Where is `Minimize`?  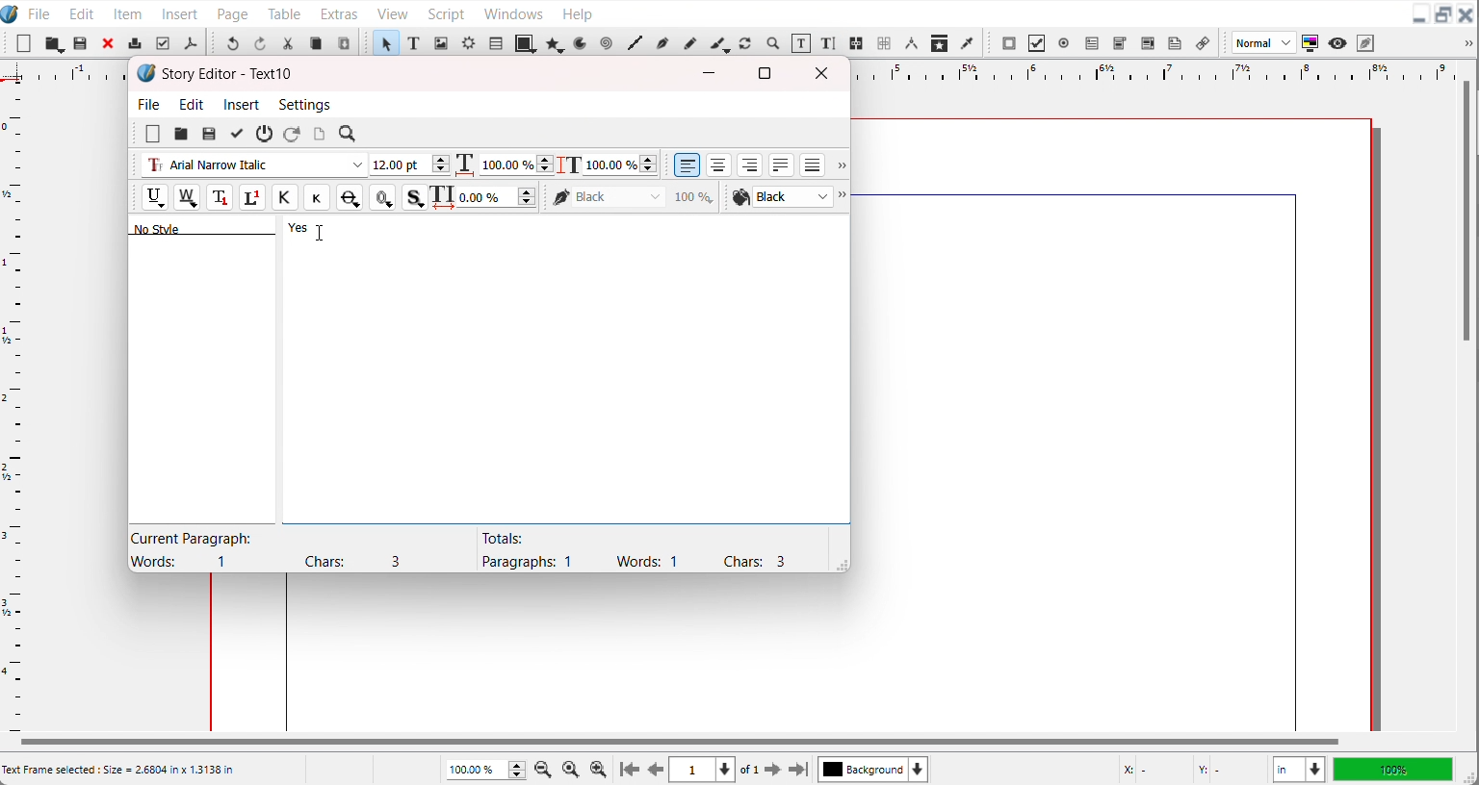 Minimize is located at coordinates (1419, 15).